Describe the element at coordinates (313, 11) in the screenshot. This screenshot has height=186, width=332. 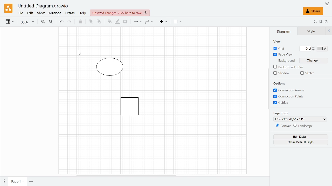
I see `Share` at that location.